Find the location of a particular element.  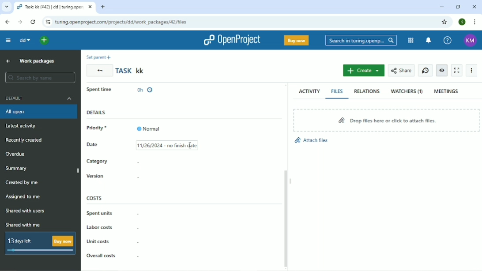

Buy now is located at coordinates (296, 40).